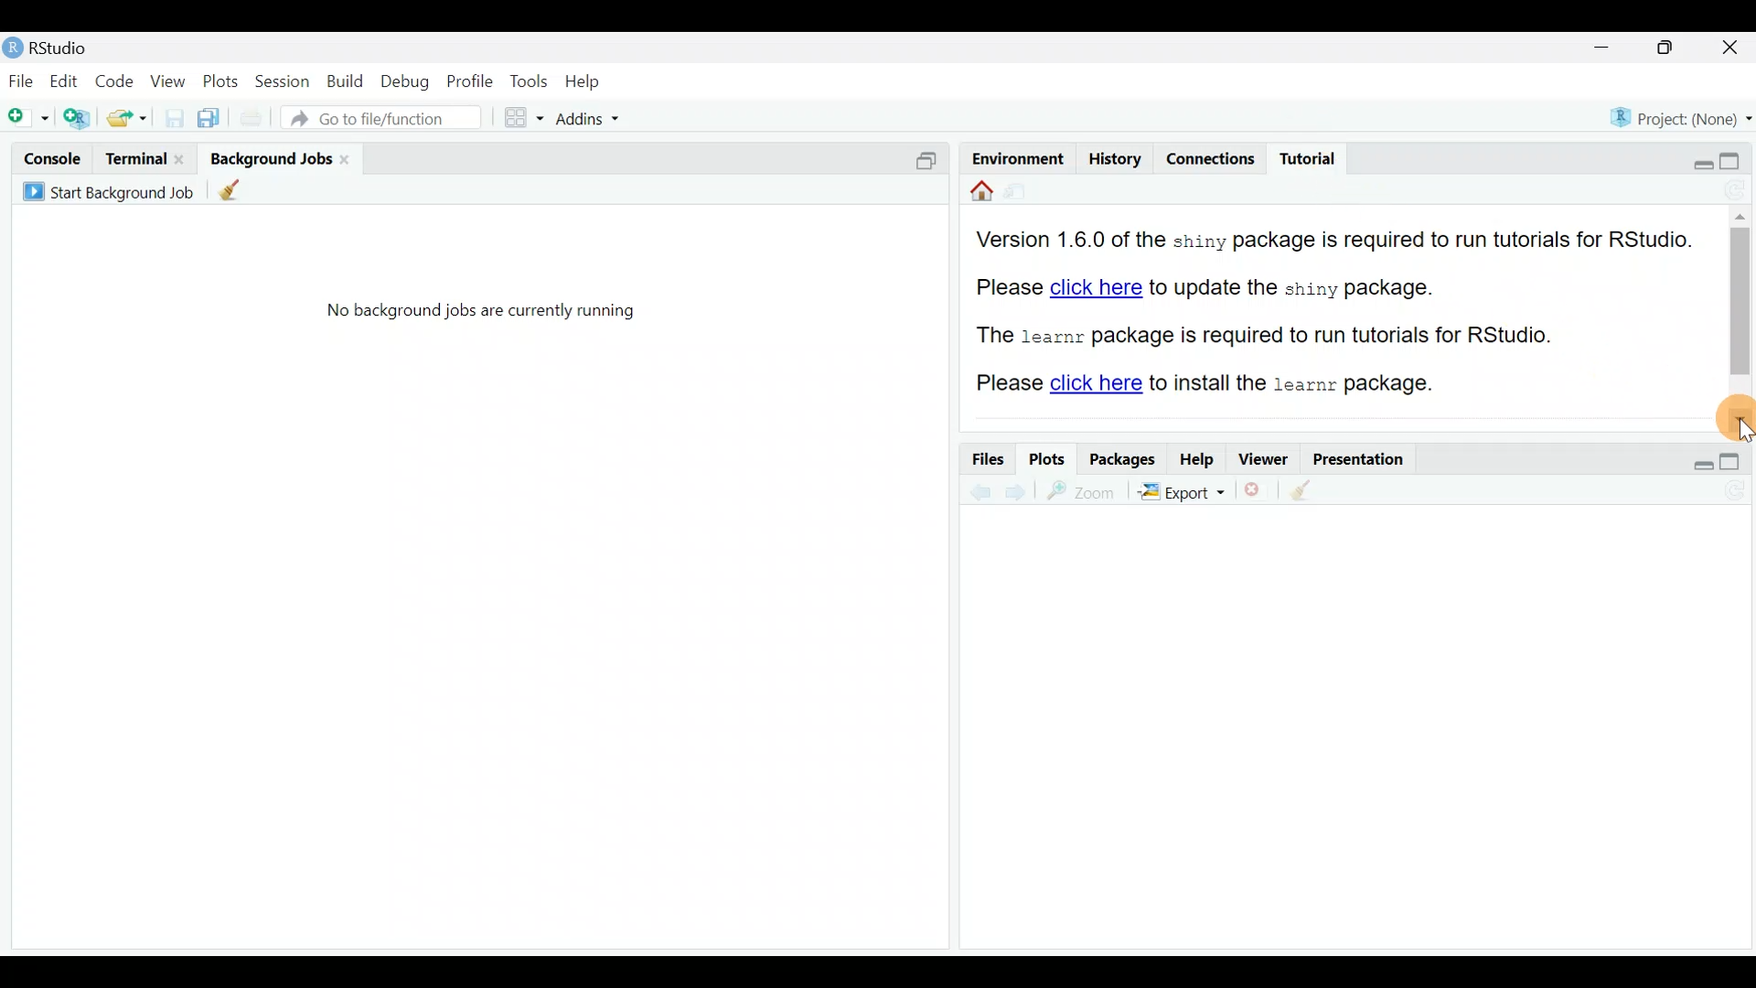 Image resolution: width=1756 pixels, height=988 pixels. What do you see at coordinates (344, 87) in the screenshot?
I see `Build` at bounding box center [344, 87].